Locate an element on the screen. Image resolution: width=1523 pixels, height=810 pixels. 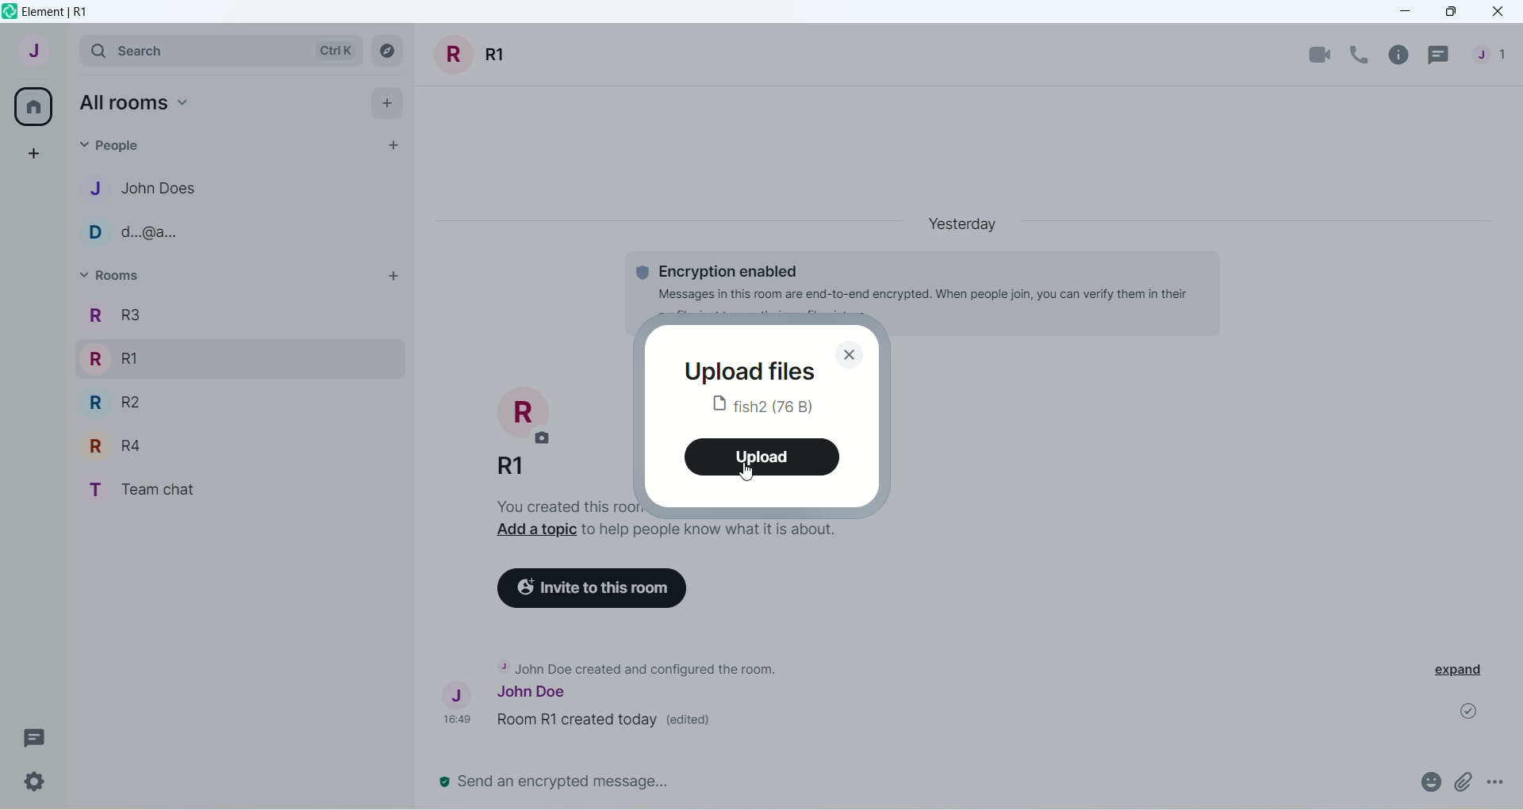
maximize is located at coordinates (1453, 15).